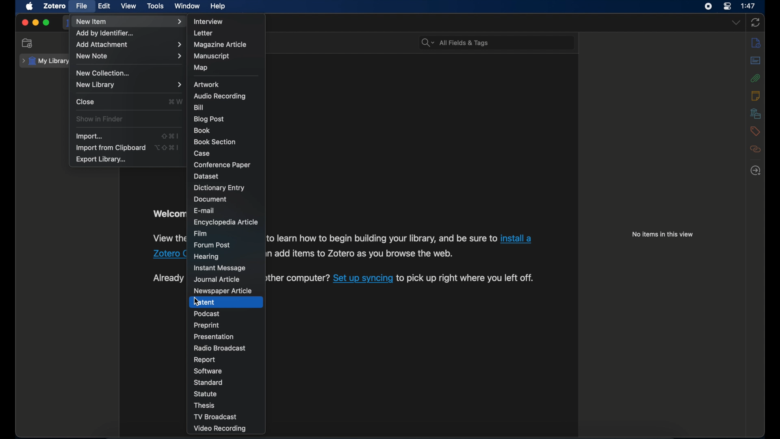  I want to click on interview, so click(209, 22).